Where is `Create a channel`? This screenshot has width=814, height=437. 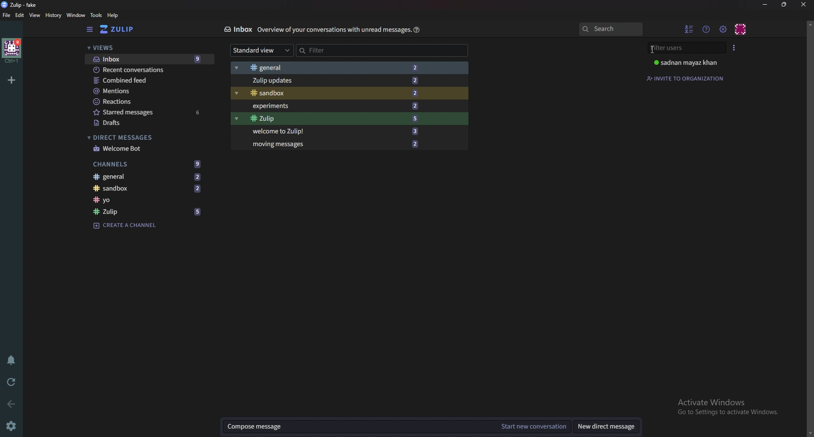
Create a channel is located at coordinates (125, 226).